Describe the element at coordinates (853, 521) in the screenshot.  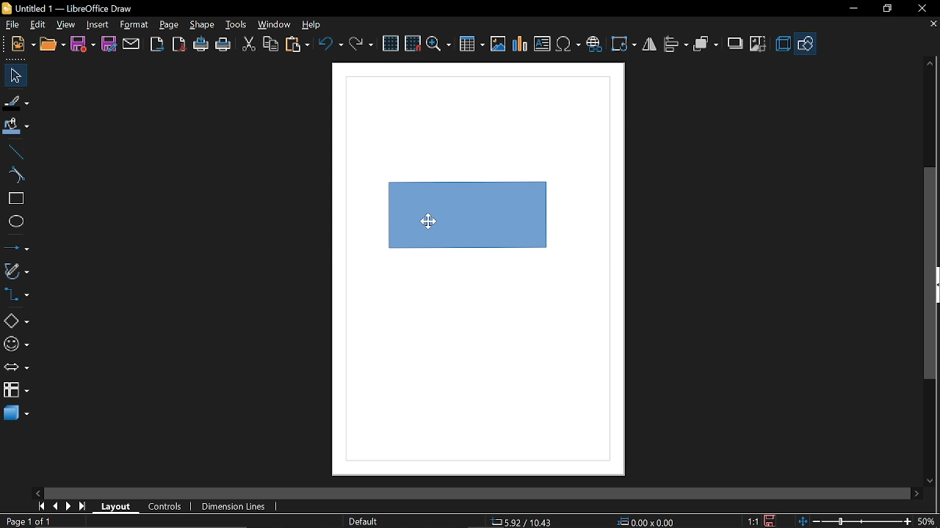
I see `Change zoom` at that location.